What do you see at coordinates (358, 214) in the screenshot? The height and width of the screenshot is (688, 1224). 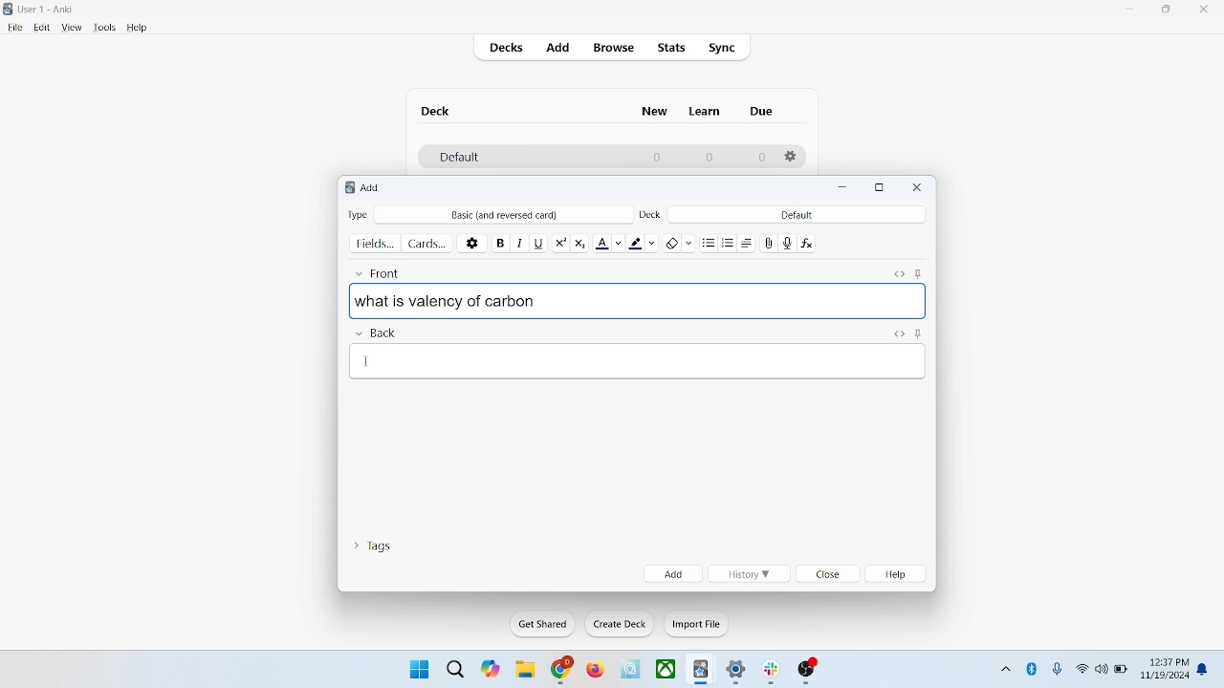 I see `type` at bounding box center [358, 214].